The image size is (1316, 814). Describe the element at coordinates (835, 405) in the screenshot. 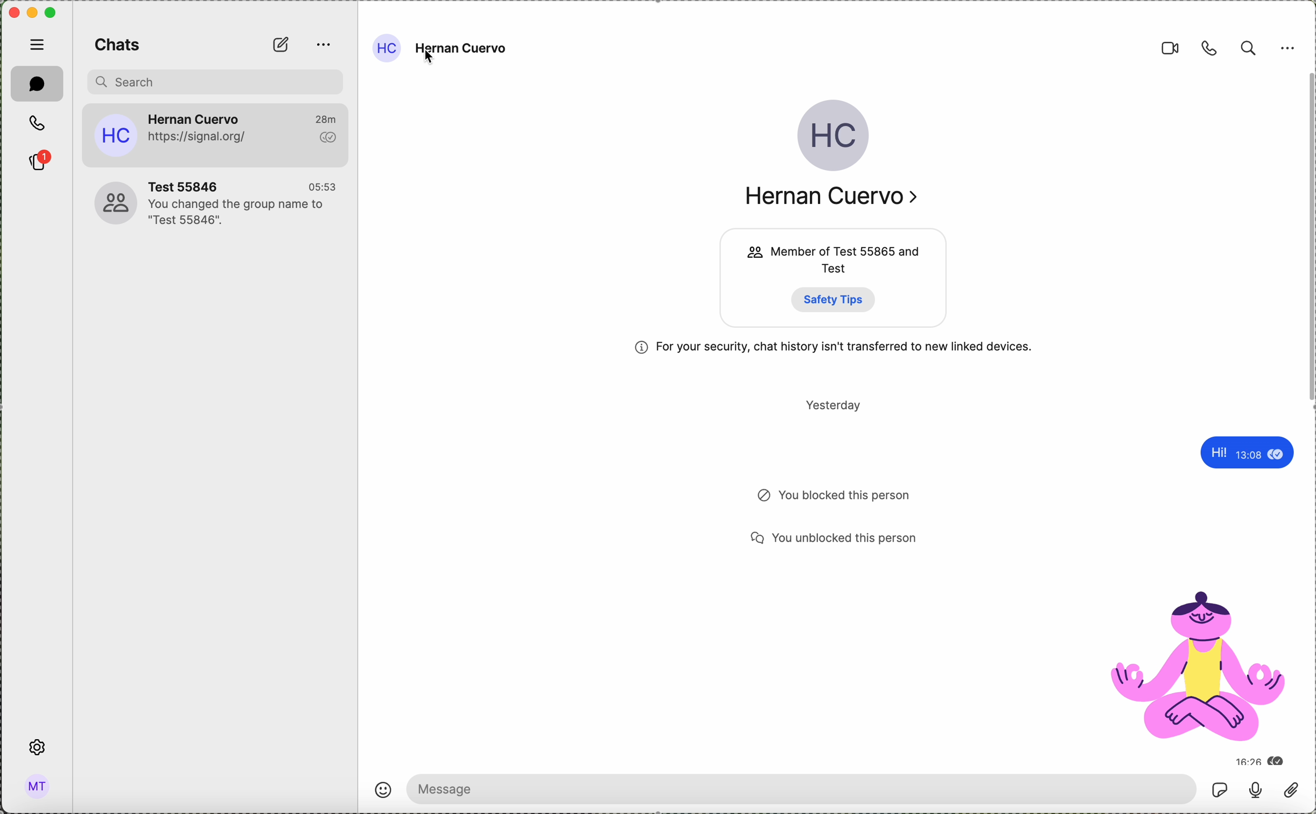

I see `Yesterday` at that location.